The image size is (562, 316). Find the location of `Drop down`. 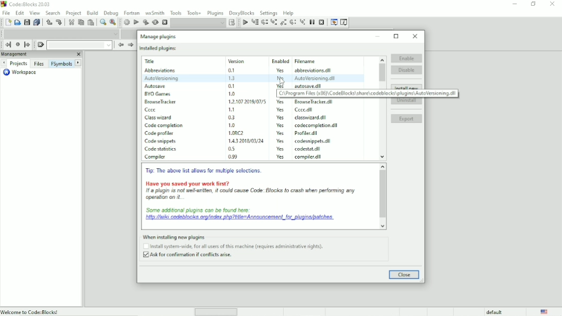

Drop down is located at coordinates (79, 45).